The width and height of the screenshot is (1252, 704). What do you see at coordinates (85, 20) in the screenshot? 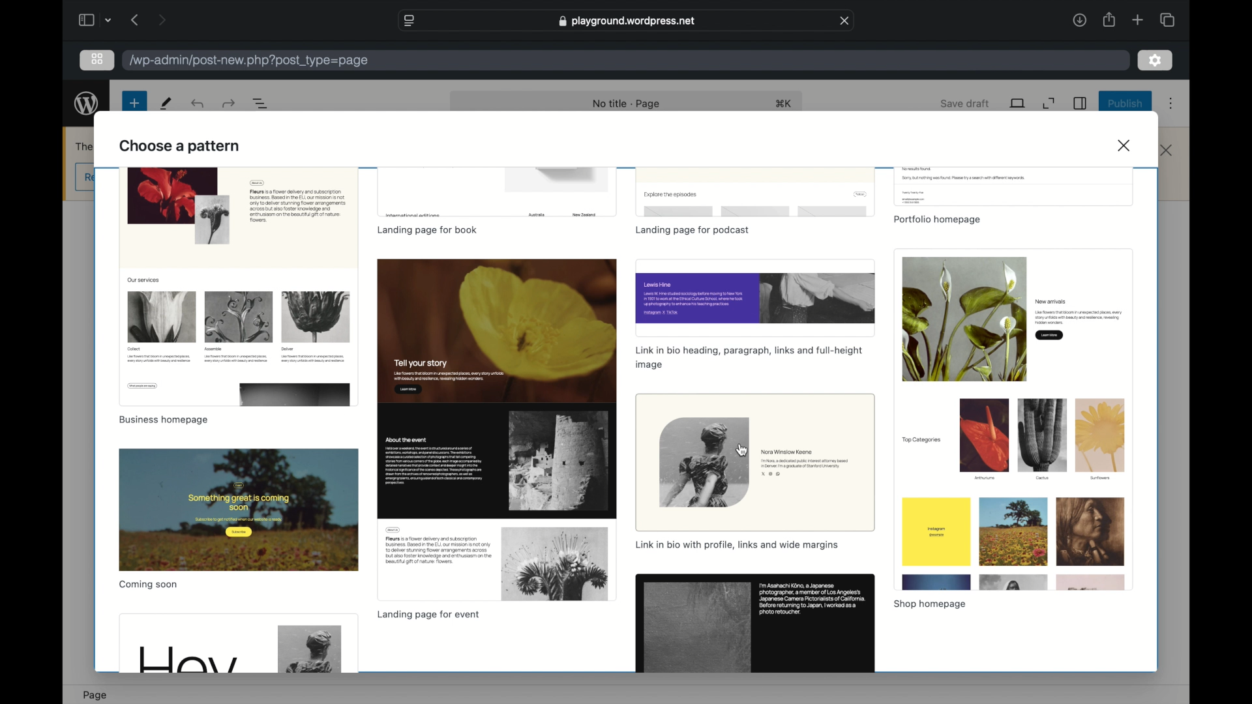
I see `sidebar` at bounding box center [85, 20].